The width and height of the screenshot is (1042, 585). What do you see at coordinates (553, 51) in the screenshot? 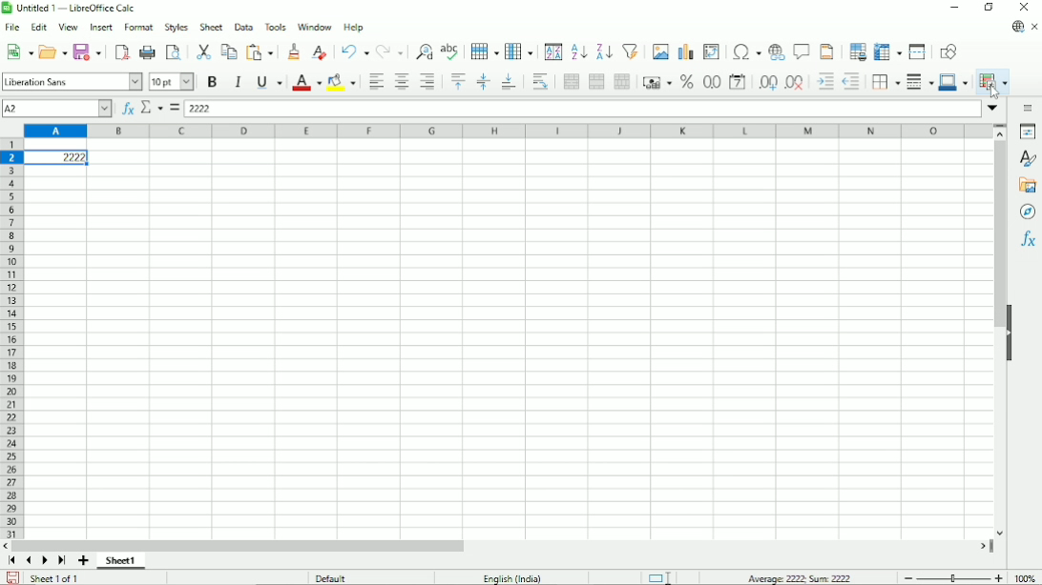
I see `Sort` at bounding box center [553, 51].